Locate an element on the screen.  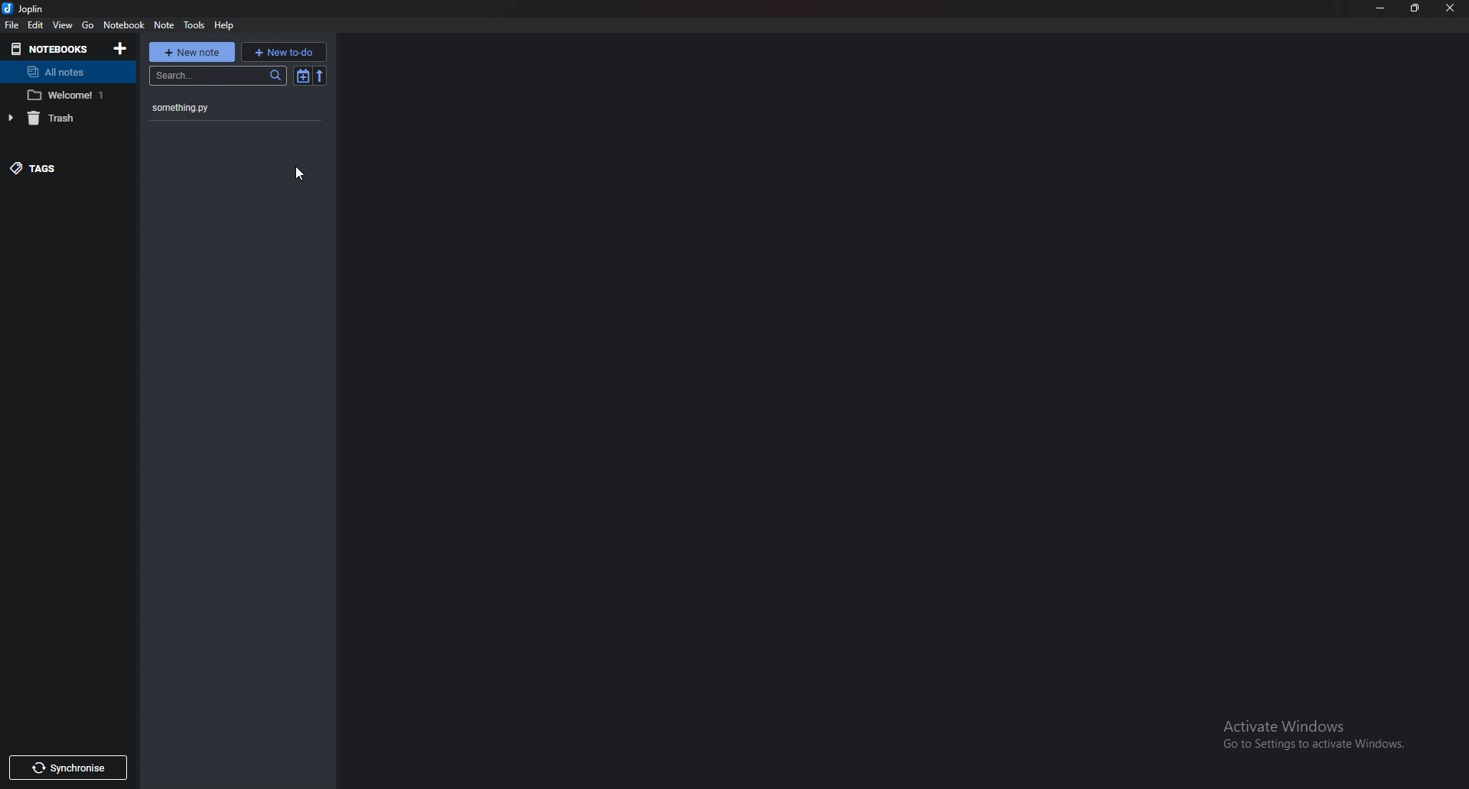
activate windows is located at coordinates (1322, 732).